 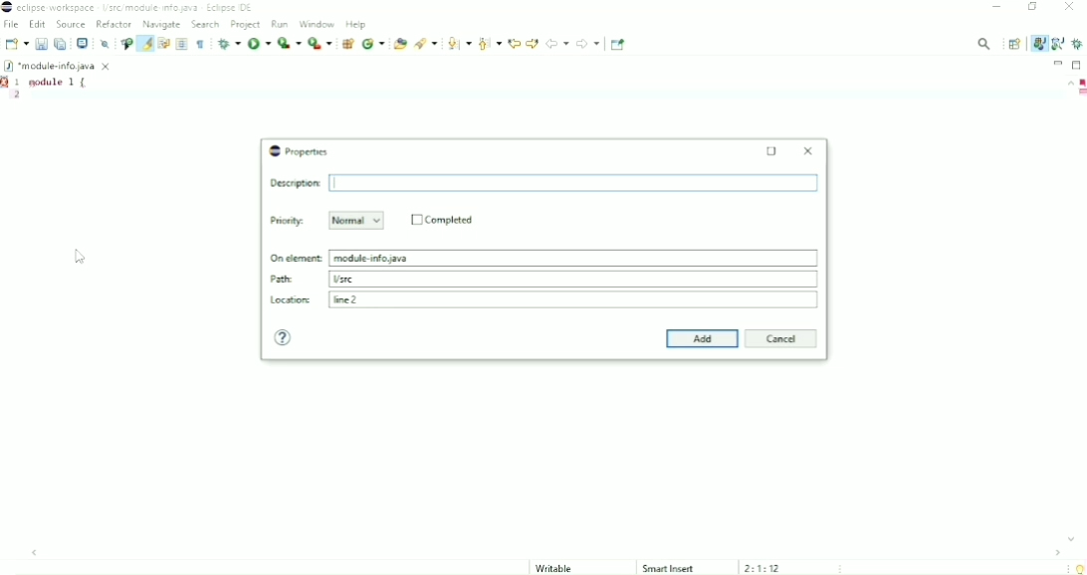 What do you see at coordinates (373, 45) in the screenshot?
I see `New java class` at bounding box center [373, 45].